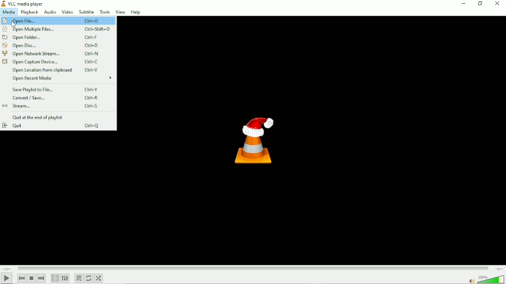 This screenshot has width=506, height=284. I want to click on Tools, so click(105, 12).